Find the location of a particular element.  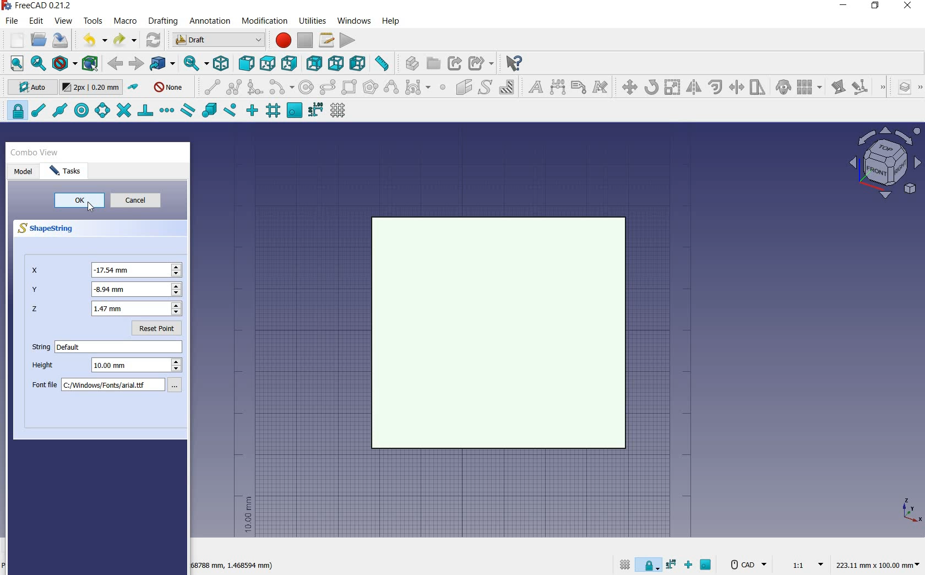

x scaling is located at coordinates (107, 269).